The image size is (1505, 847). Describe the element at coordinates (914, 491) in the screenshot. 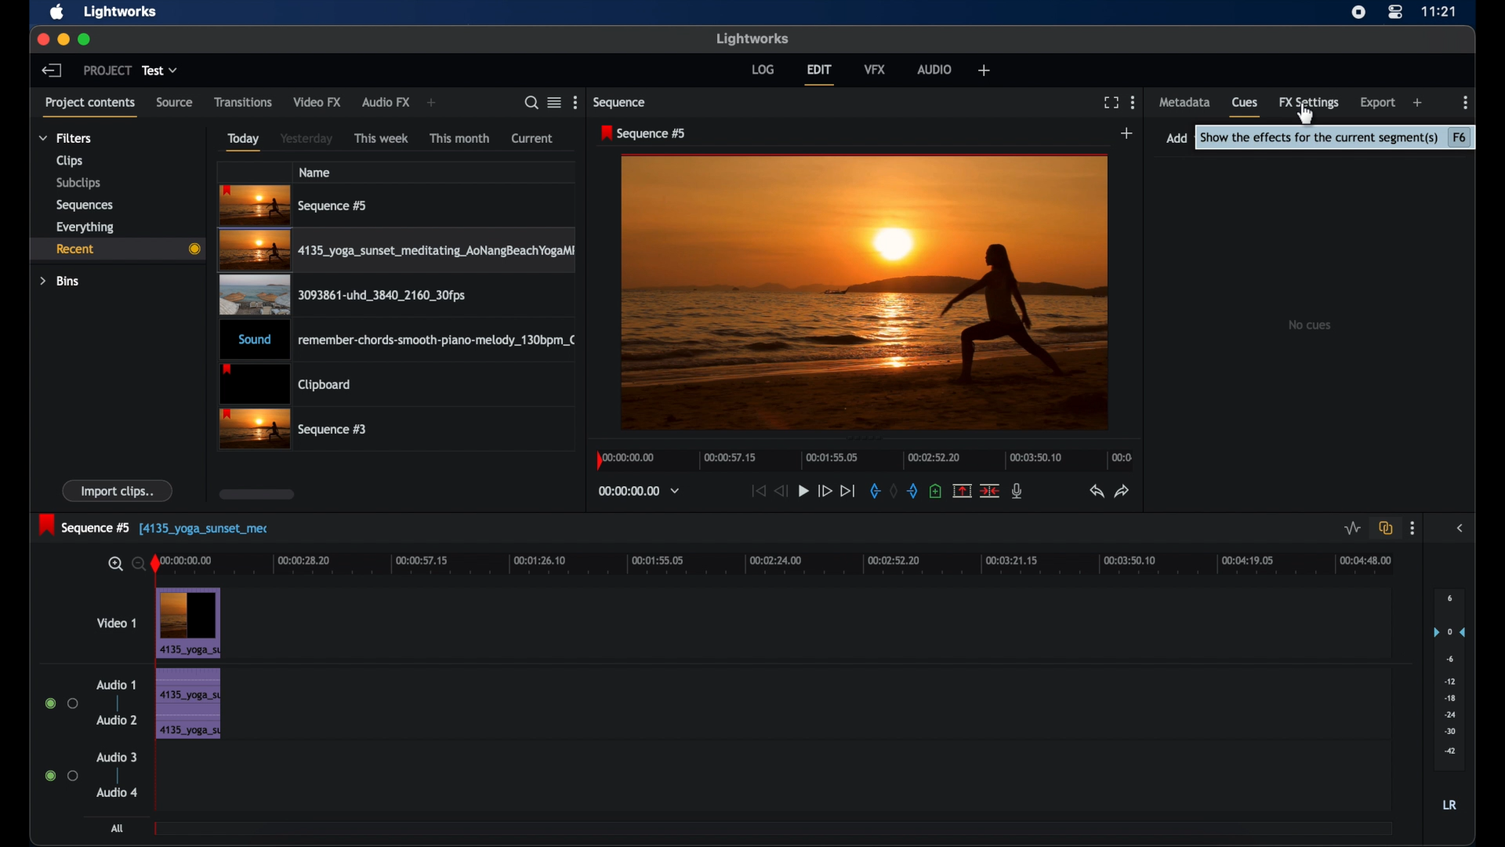

I see `out mark` at that location.